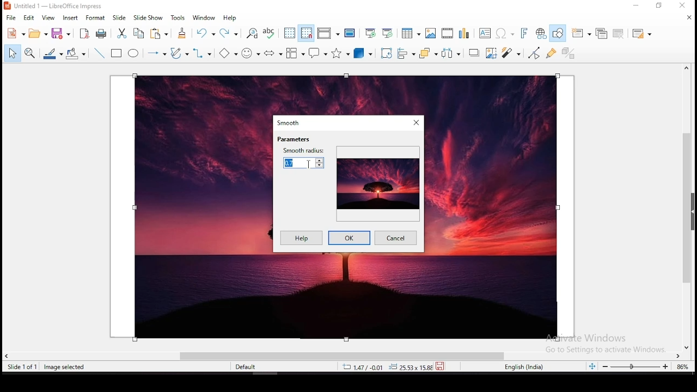 This screenshot has width=697, height=392. What do you see at coordinates (681, 368) in the screenshot?
I see `current zoom level` at bounding box center [681, 368].